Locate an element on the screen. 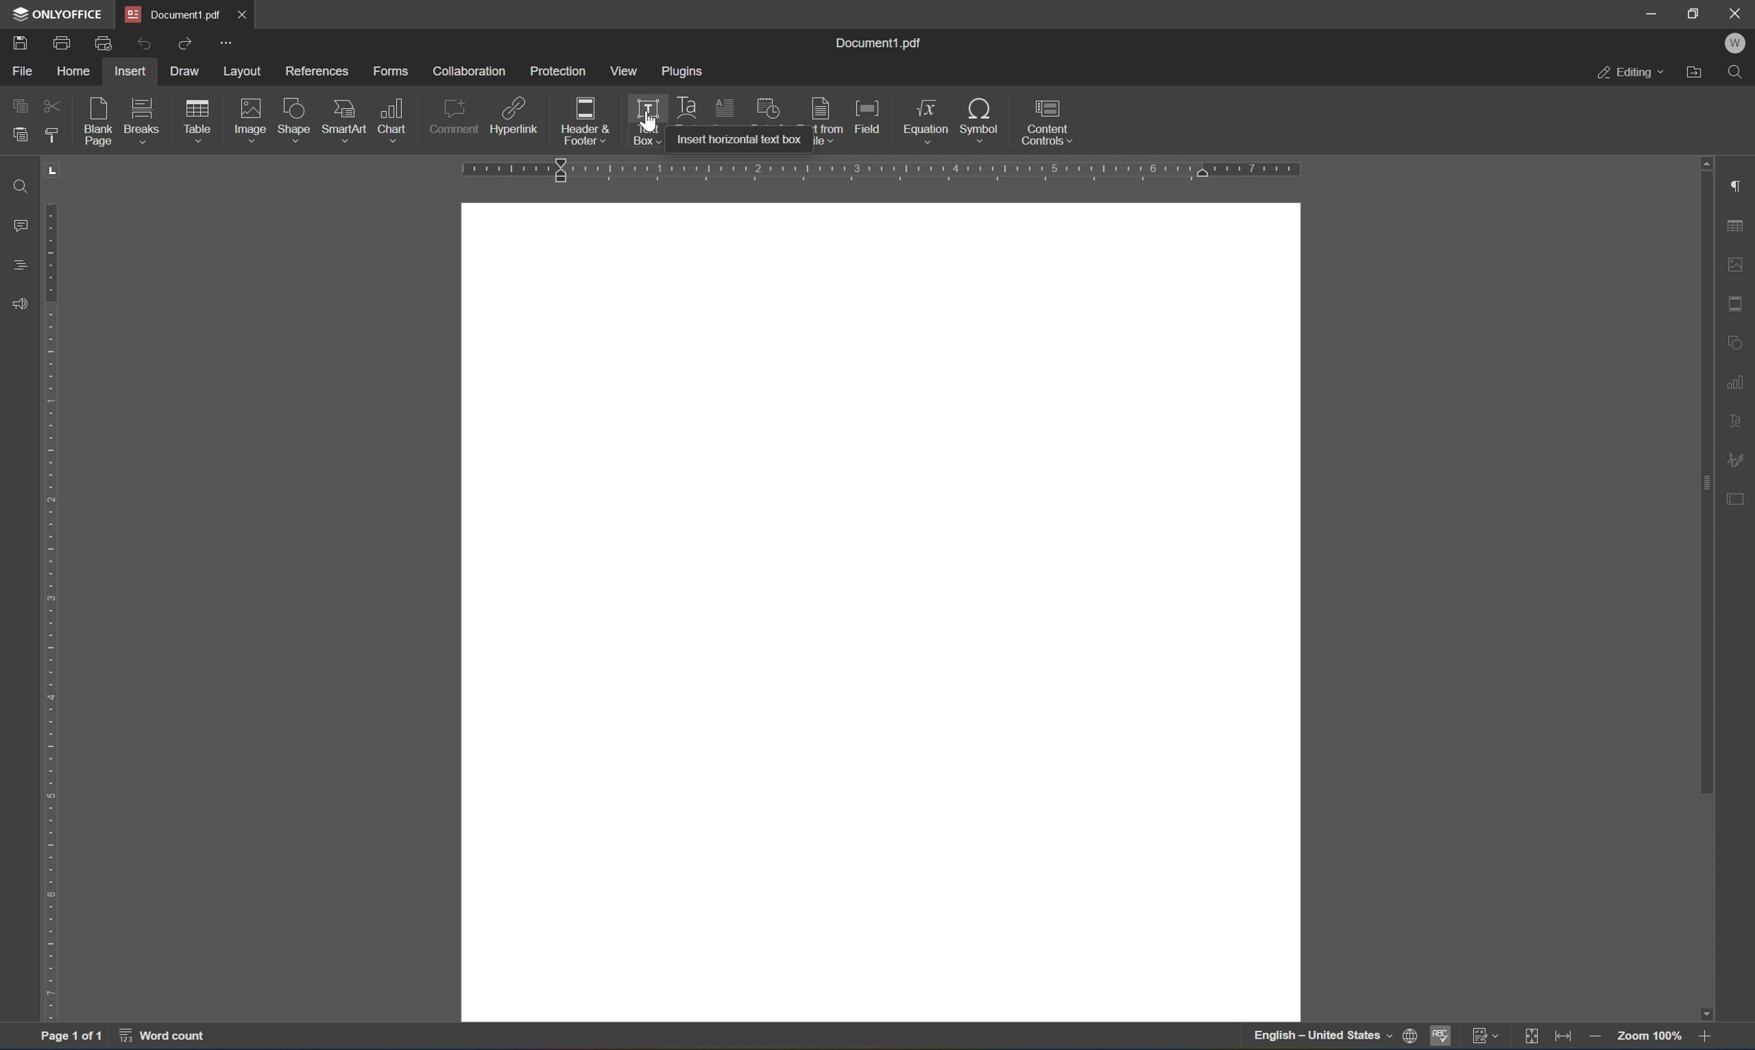 Image resolution: width=1755 pixels, height=1050 pixels. zoom in is located at coordinates (1599, 1038).